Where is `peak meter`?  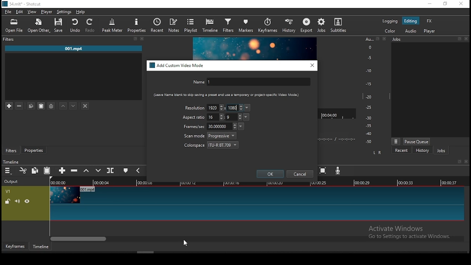
peak meter is located at coordinates (112, 25).